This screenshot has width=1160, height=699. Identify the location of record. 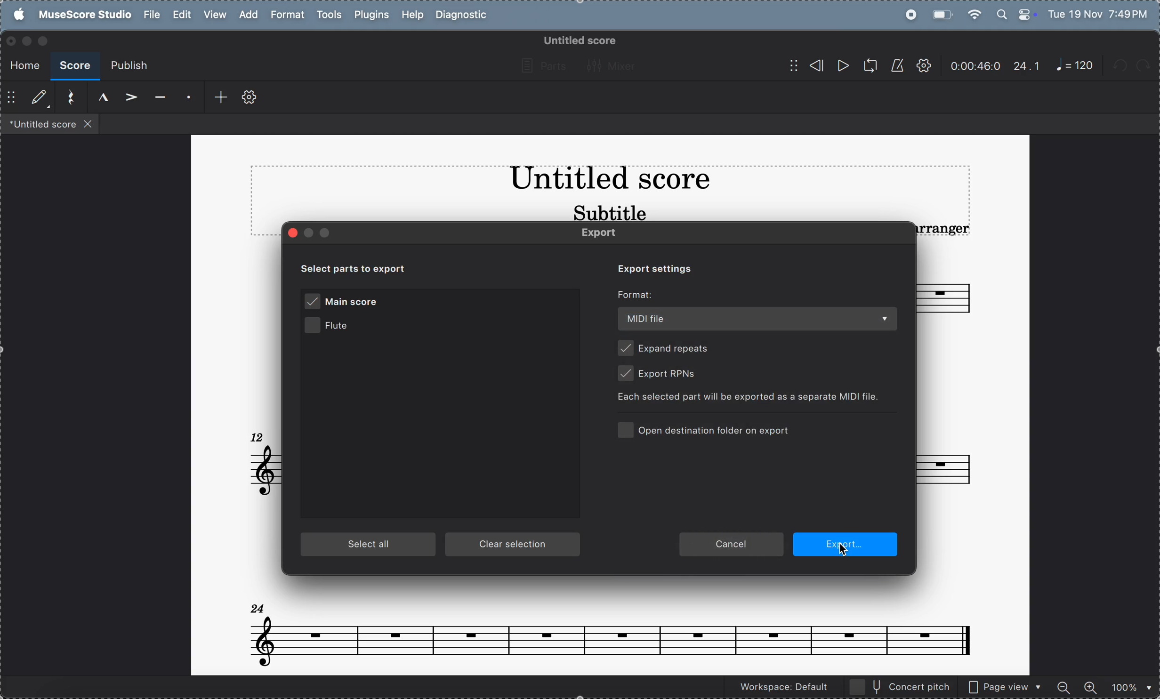
(908, 15).